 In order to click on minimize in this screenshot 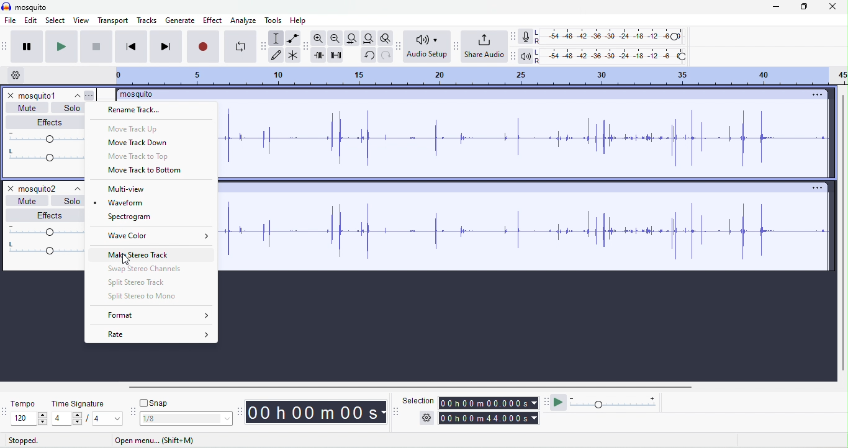, I will do `click(774, 7)`.